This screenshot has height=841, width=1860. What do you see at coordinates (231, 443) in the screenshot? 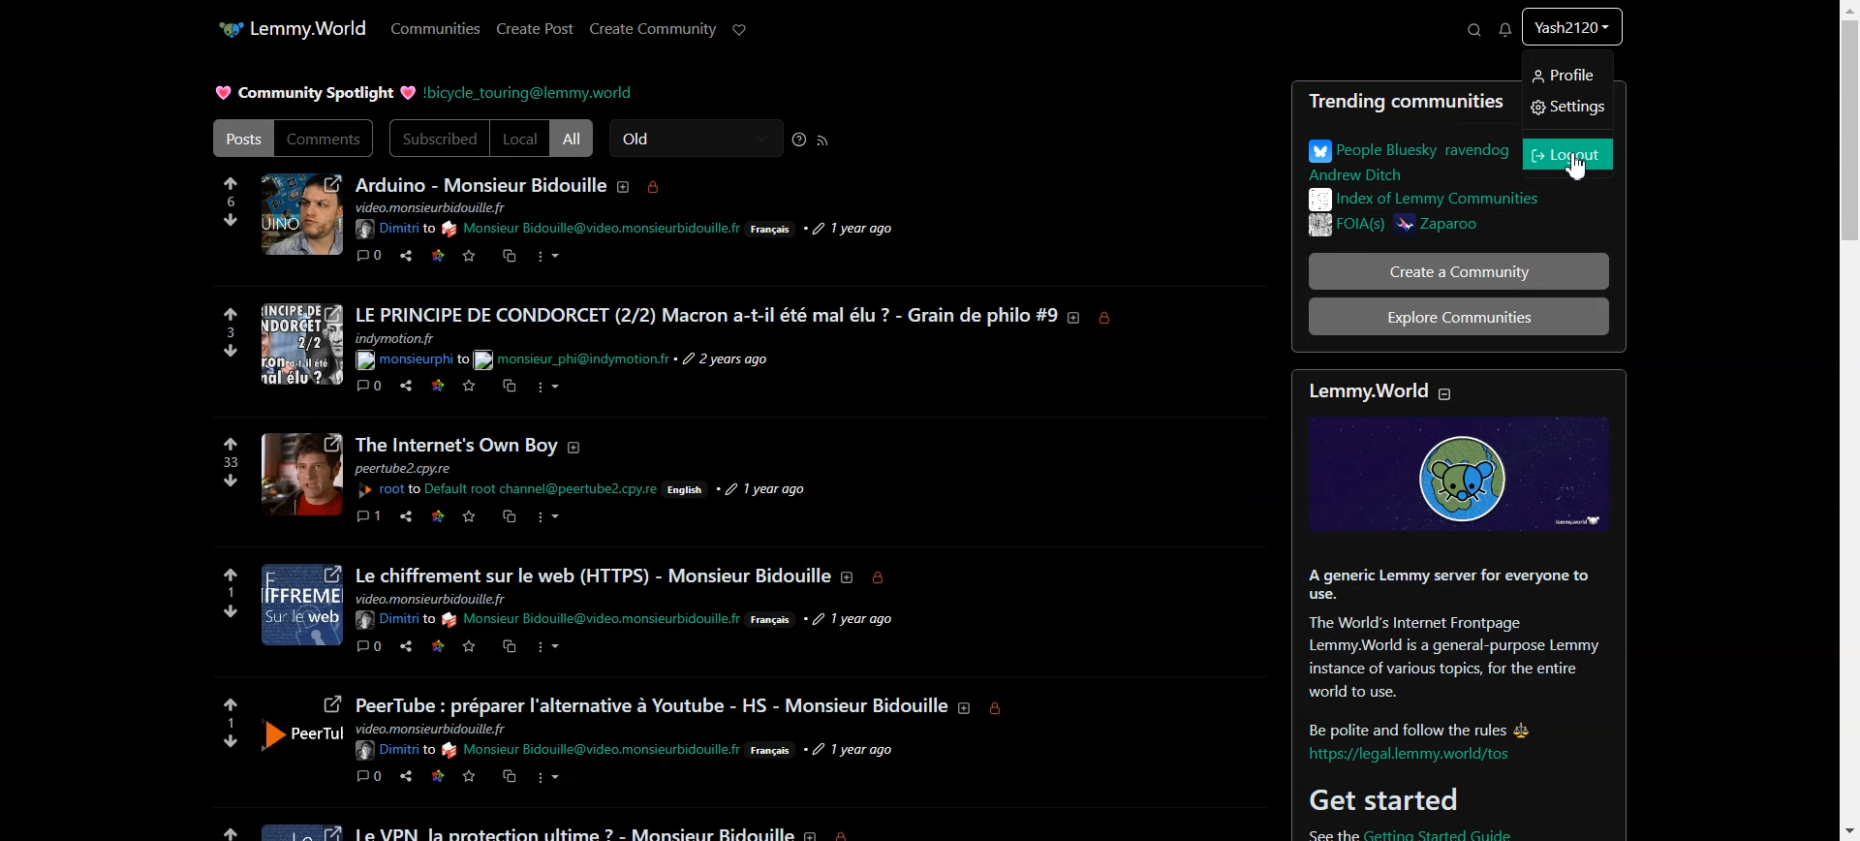
I see `upvotes` at bounding box center [231, 443].